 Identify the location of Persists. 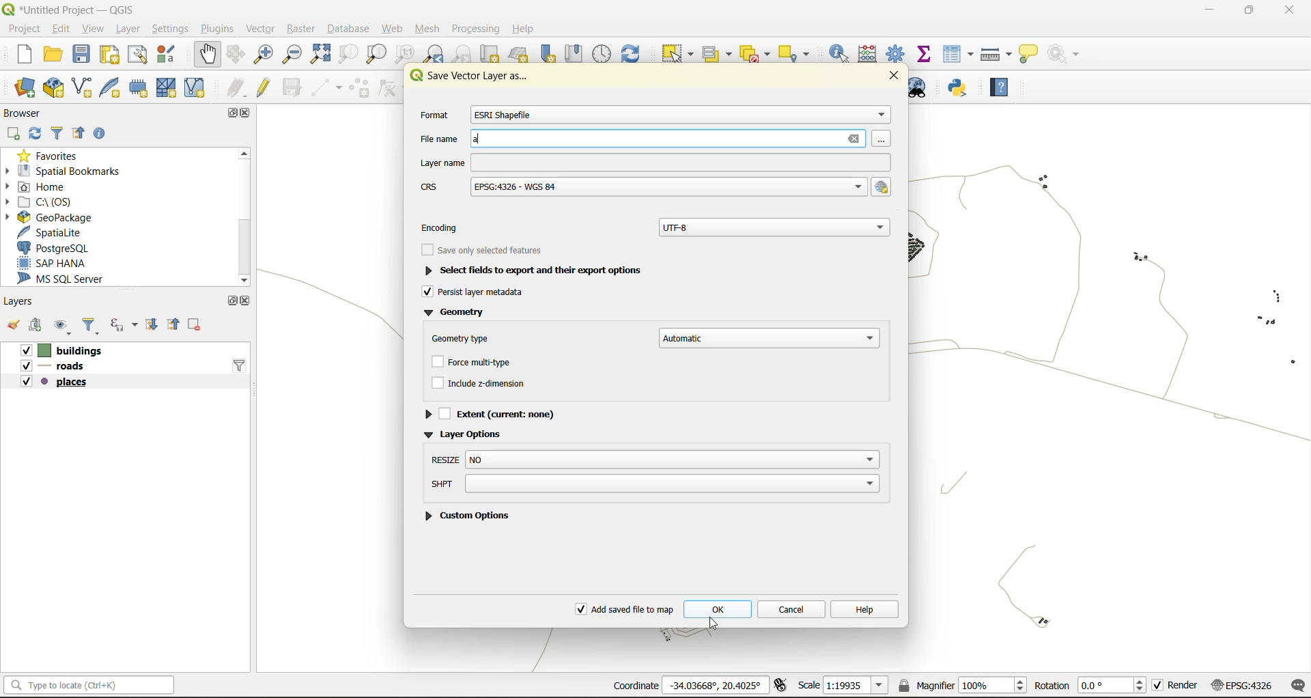
(475, 294).